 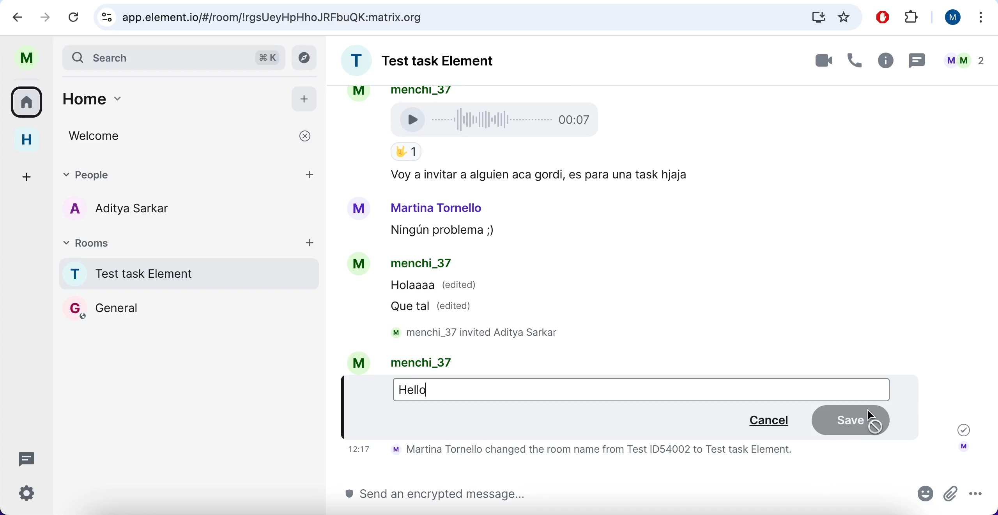 What do you see at coordinates (178, 246) in the screenshot?
I see `rooms` at bounding box center [178, 246].